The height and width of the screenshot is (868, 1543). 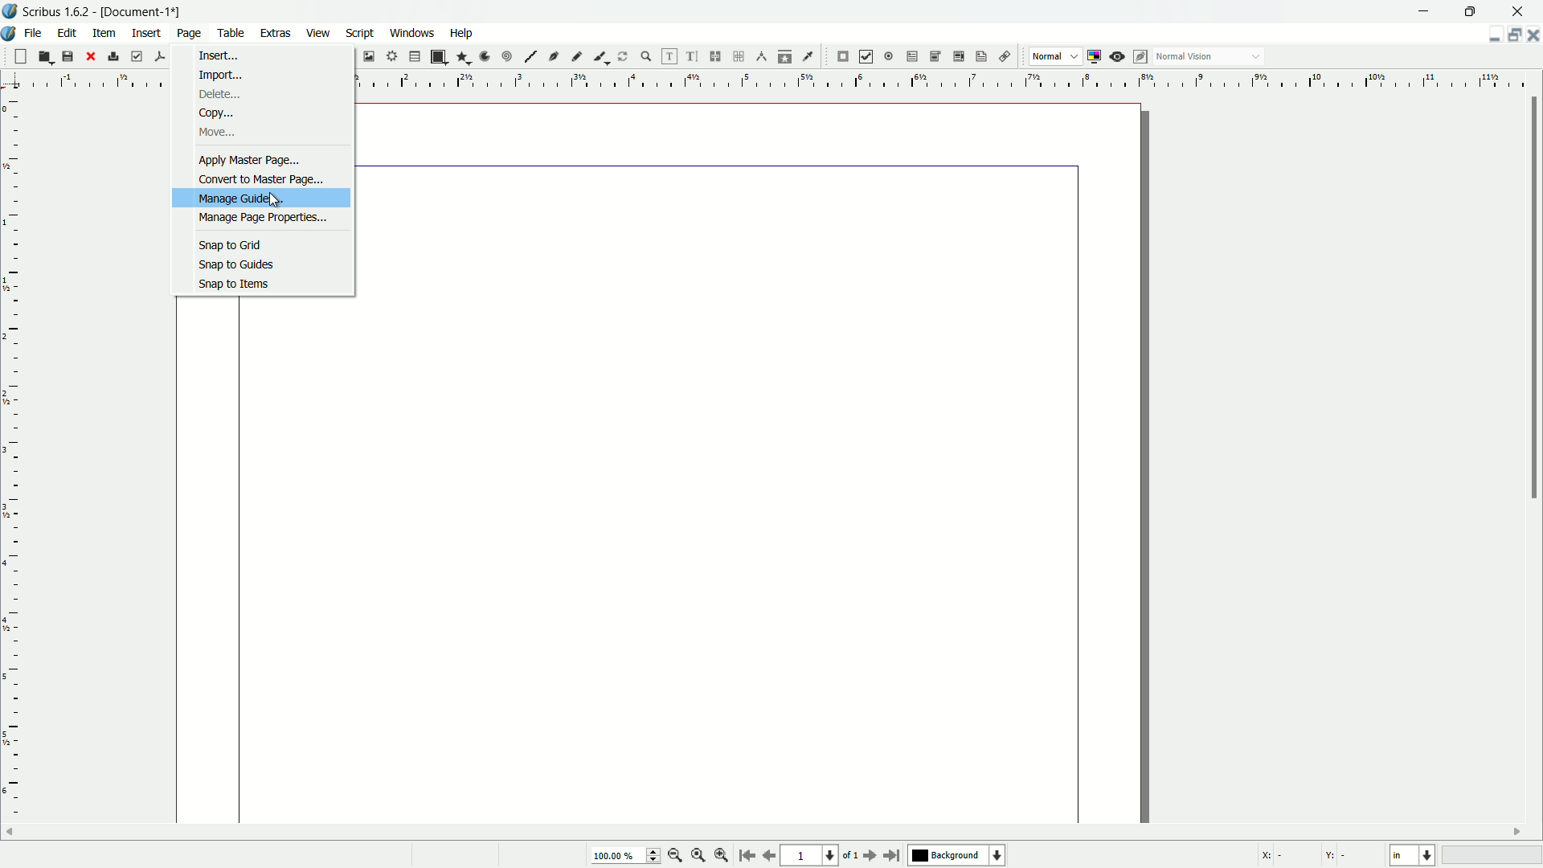 I want to click on line, so click(x=530, y=57).